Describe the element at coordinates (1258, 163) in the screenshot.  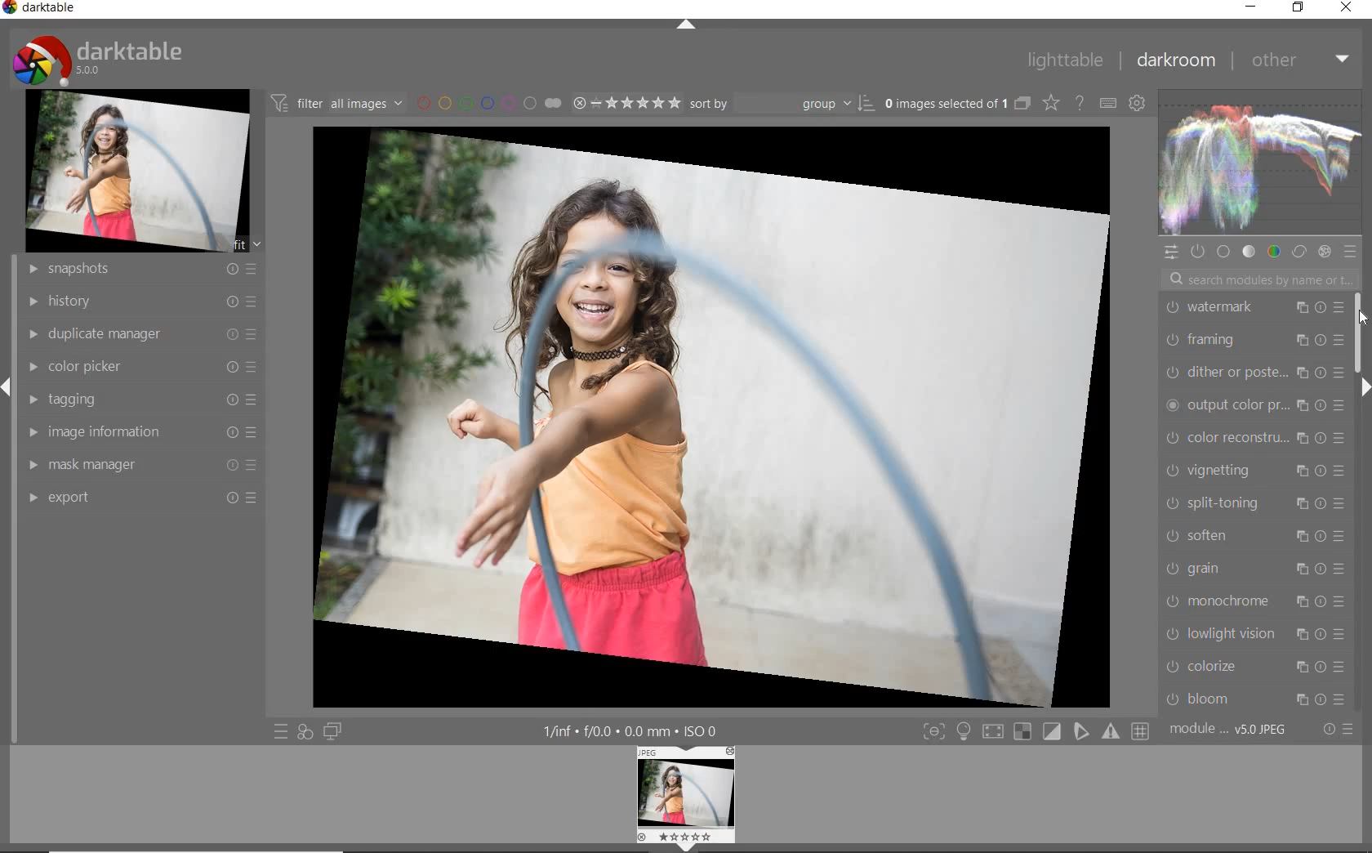
I see `waveform` at that location.